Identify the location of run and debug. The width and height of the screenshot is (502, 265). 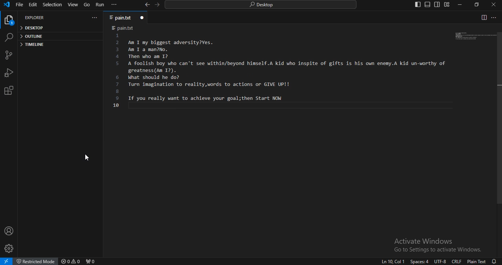
(8, 72).